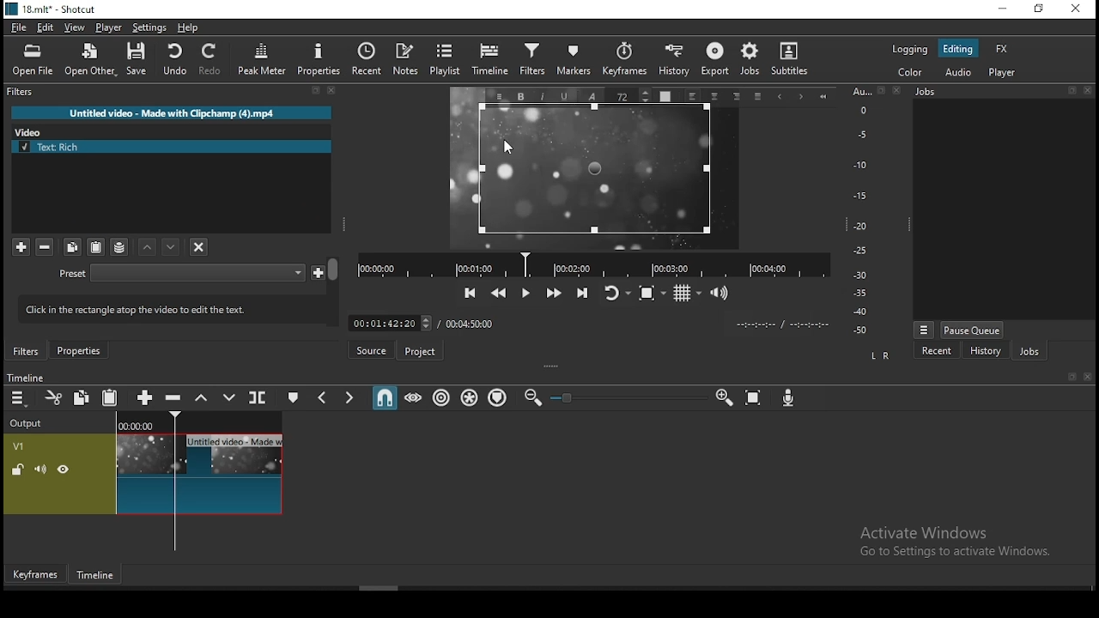  Describe the element at coordinates (1029, 350) in the screenshot. I see `jobs` at that location.